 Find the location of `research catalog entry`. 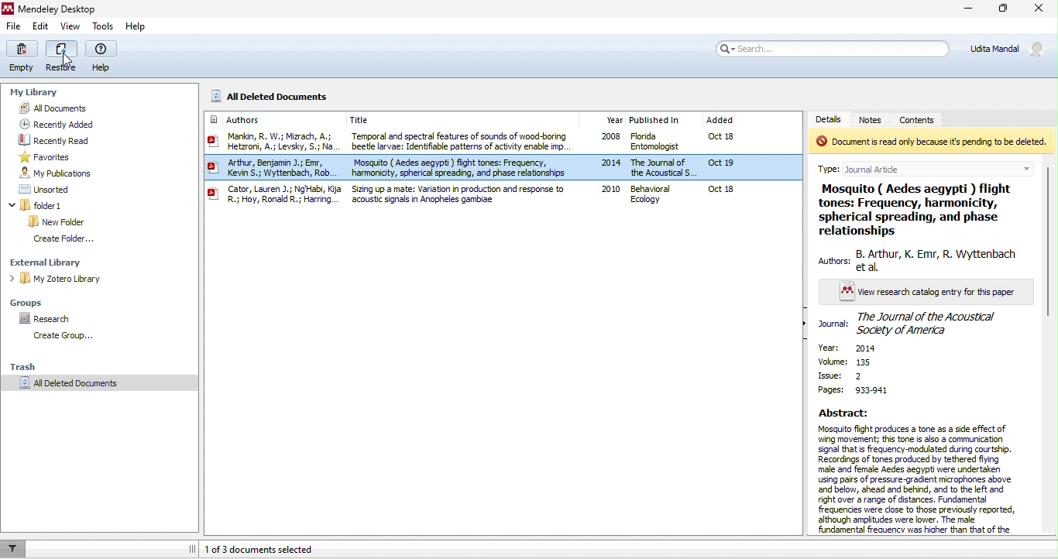

research catalog entry is located at coordinates (920, 293).